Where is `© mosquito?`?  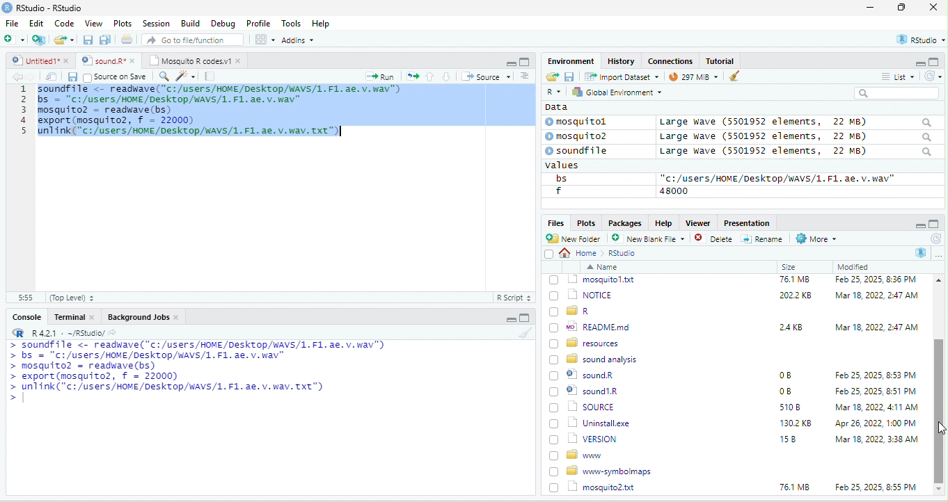
© mosquito? is located at coordinates (580, 135).